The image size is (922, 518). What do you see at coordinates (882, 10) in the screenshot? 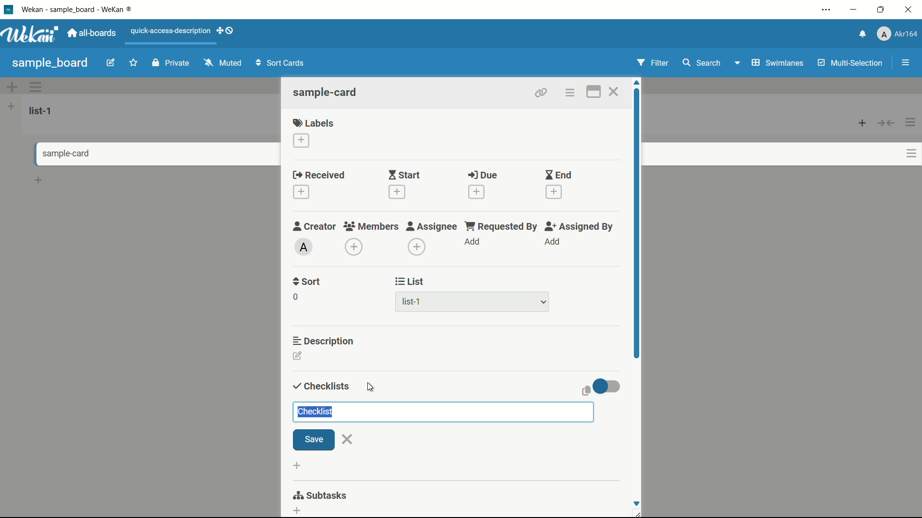
I see `maximize` at bounding box center [882, 10].